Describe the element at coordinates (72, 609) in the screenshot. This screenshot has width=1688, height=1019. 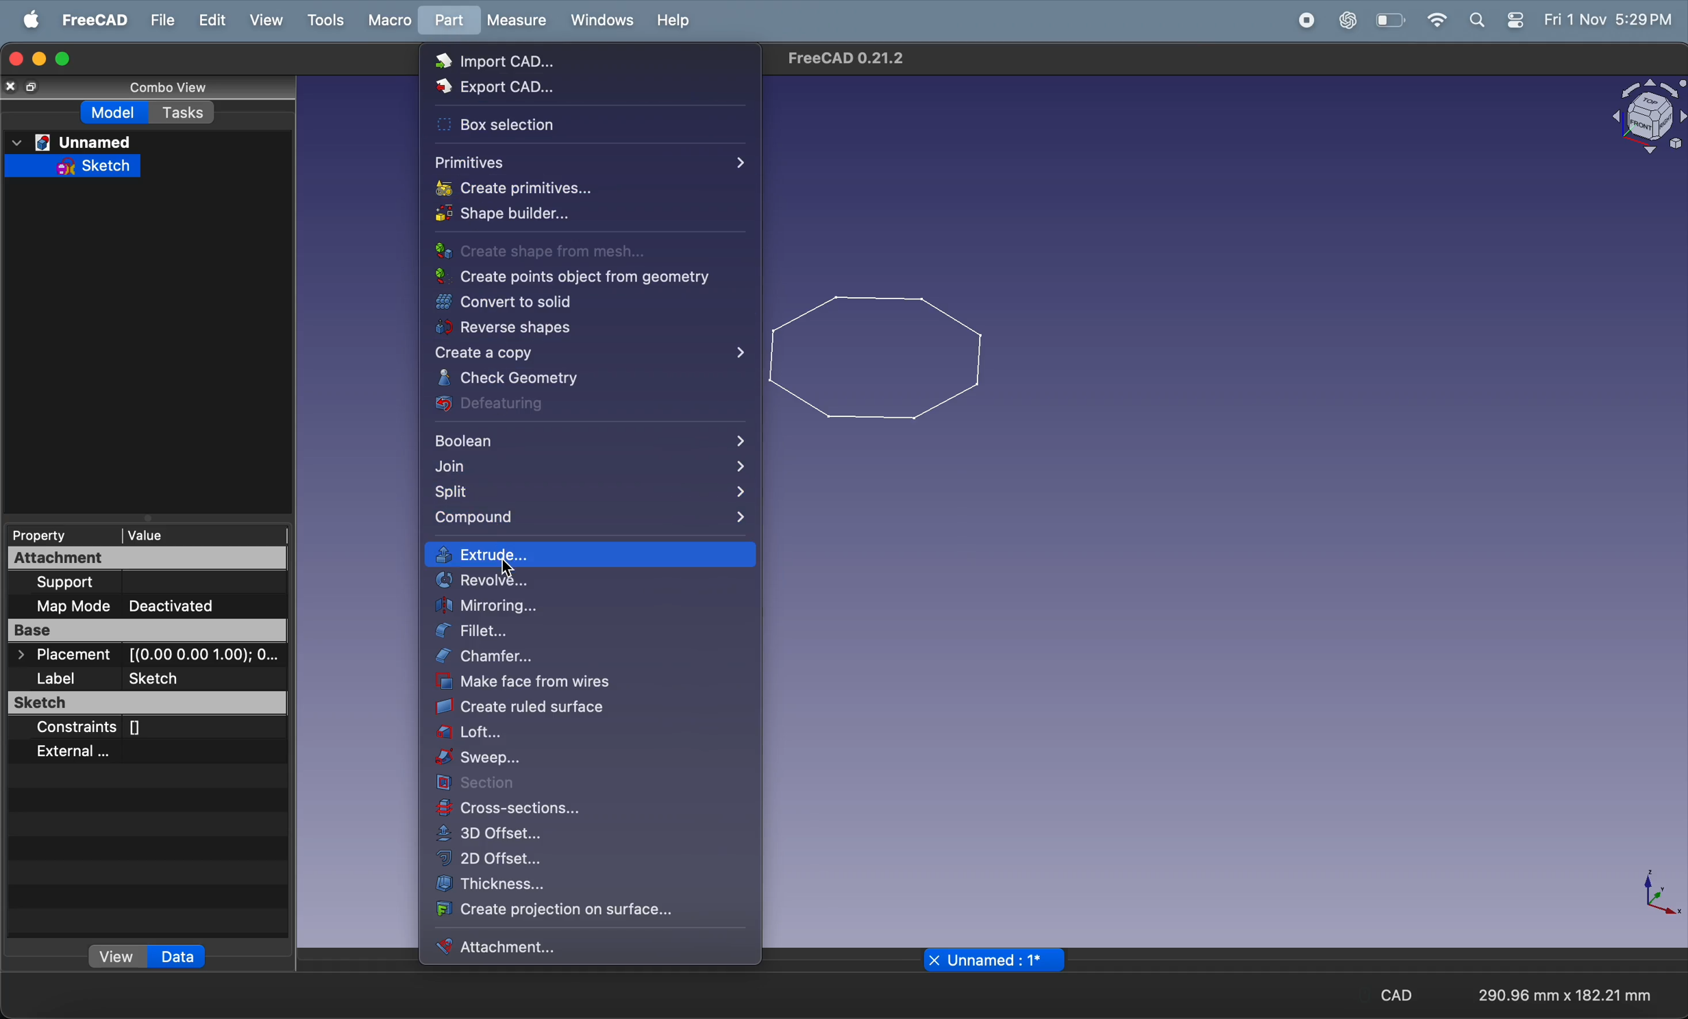
I see `map mode` at that location.